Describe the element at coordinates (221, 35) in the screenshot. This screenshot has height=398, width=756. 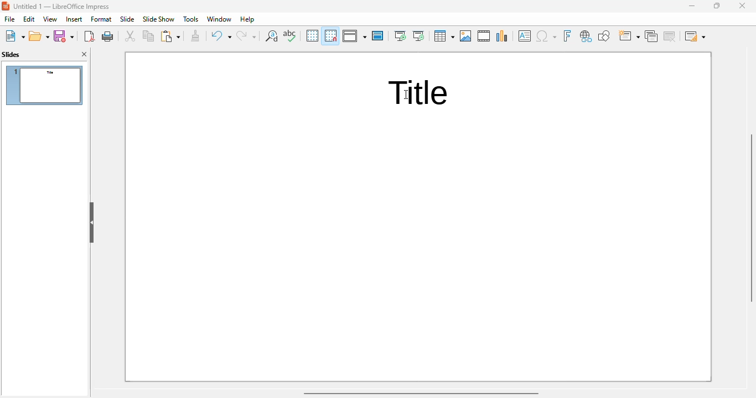
I see `undo` at that location.